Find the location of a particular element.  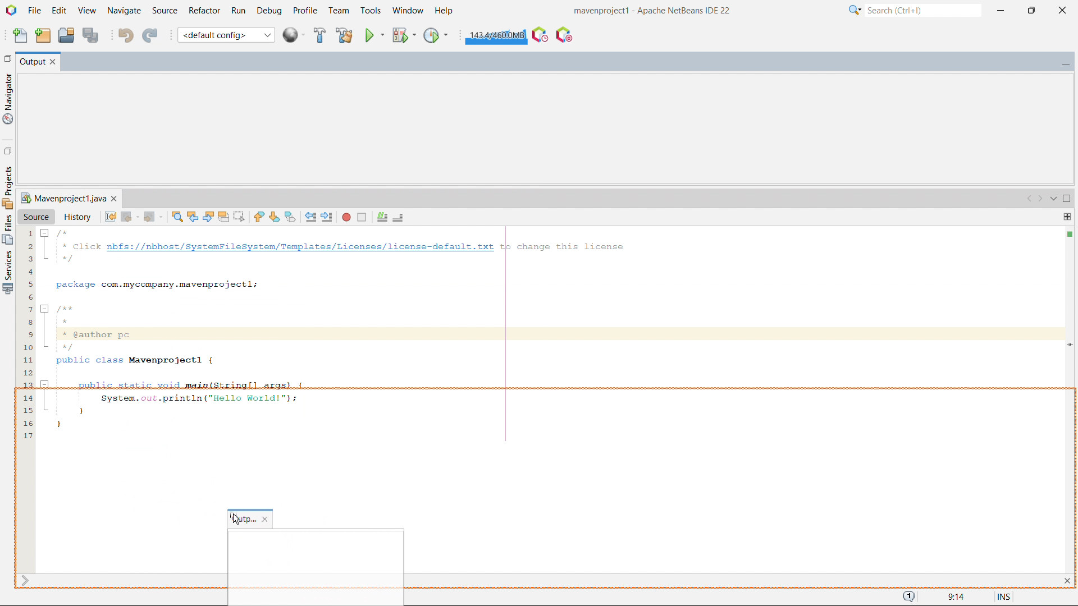

redo is located at coordinates (150, 34).